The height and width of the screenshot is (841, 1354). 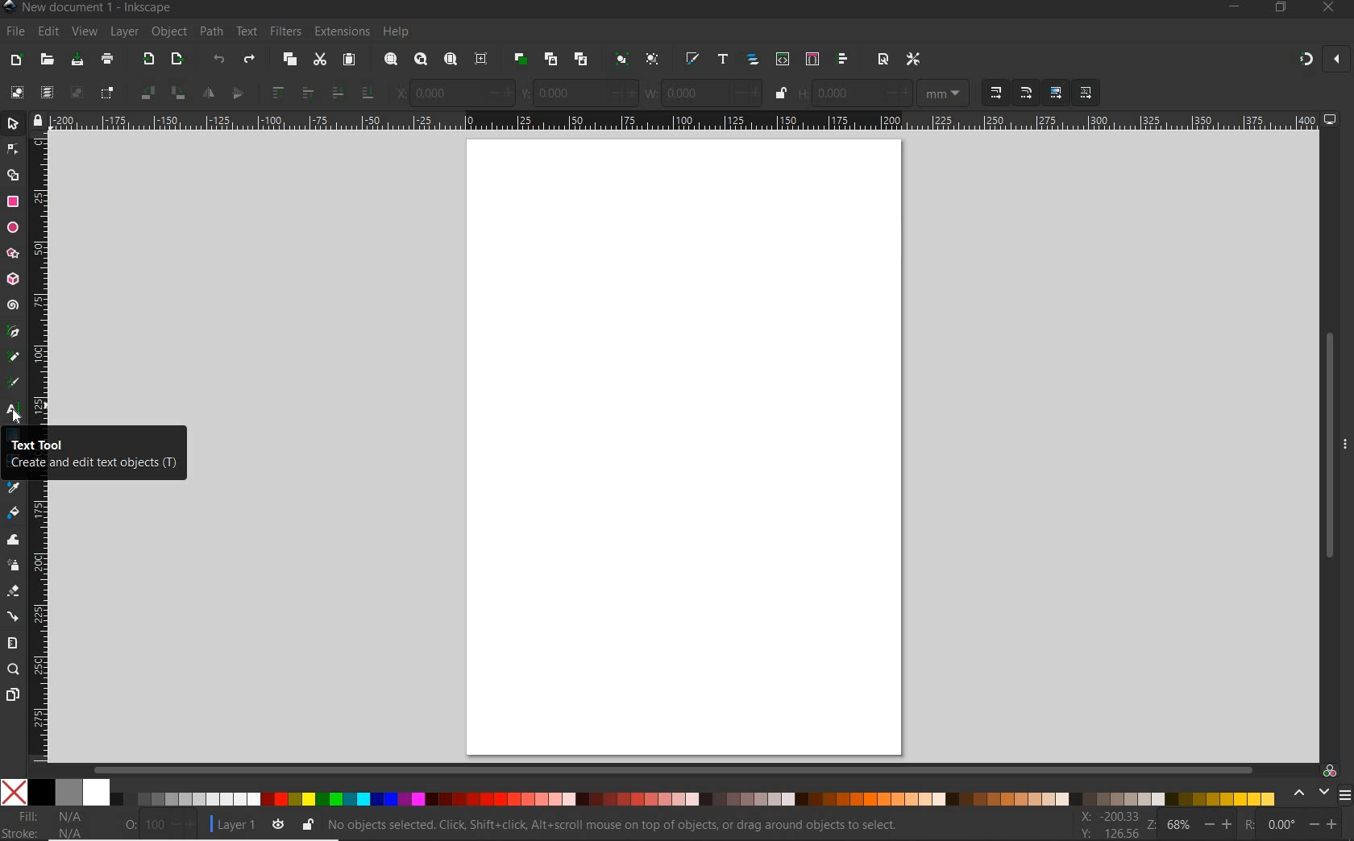 I want to click on object flip, so click(x=237, y=94).